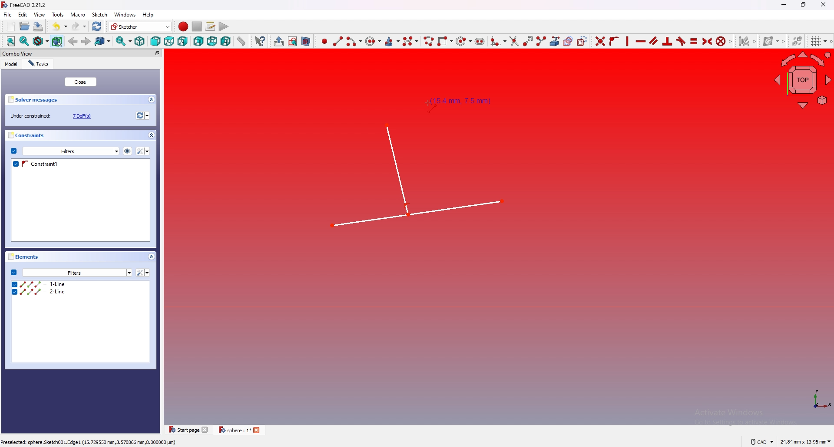 The image size is (834, 447). Describe the element at coordinates (354, 41) in the screenshot. I see `Create arc` at that location.